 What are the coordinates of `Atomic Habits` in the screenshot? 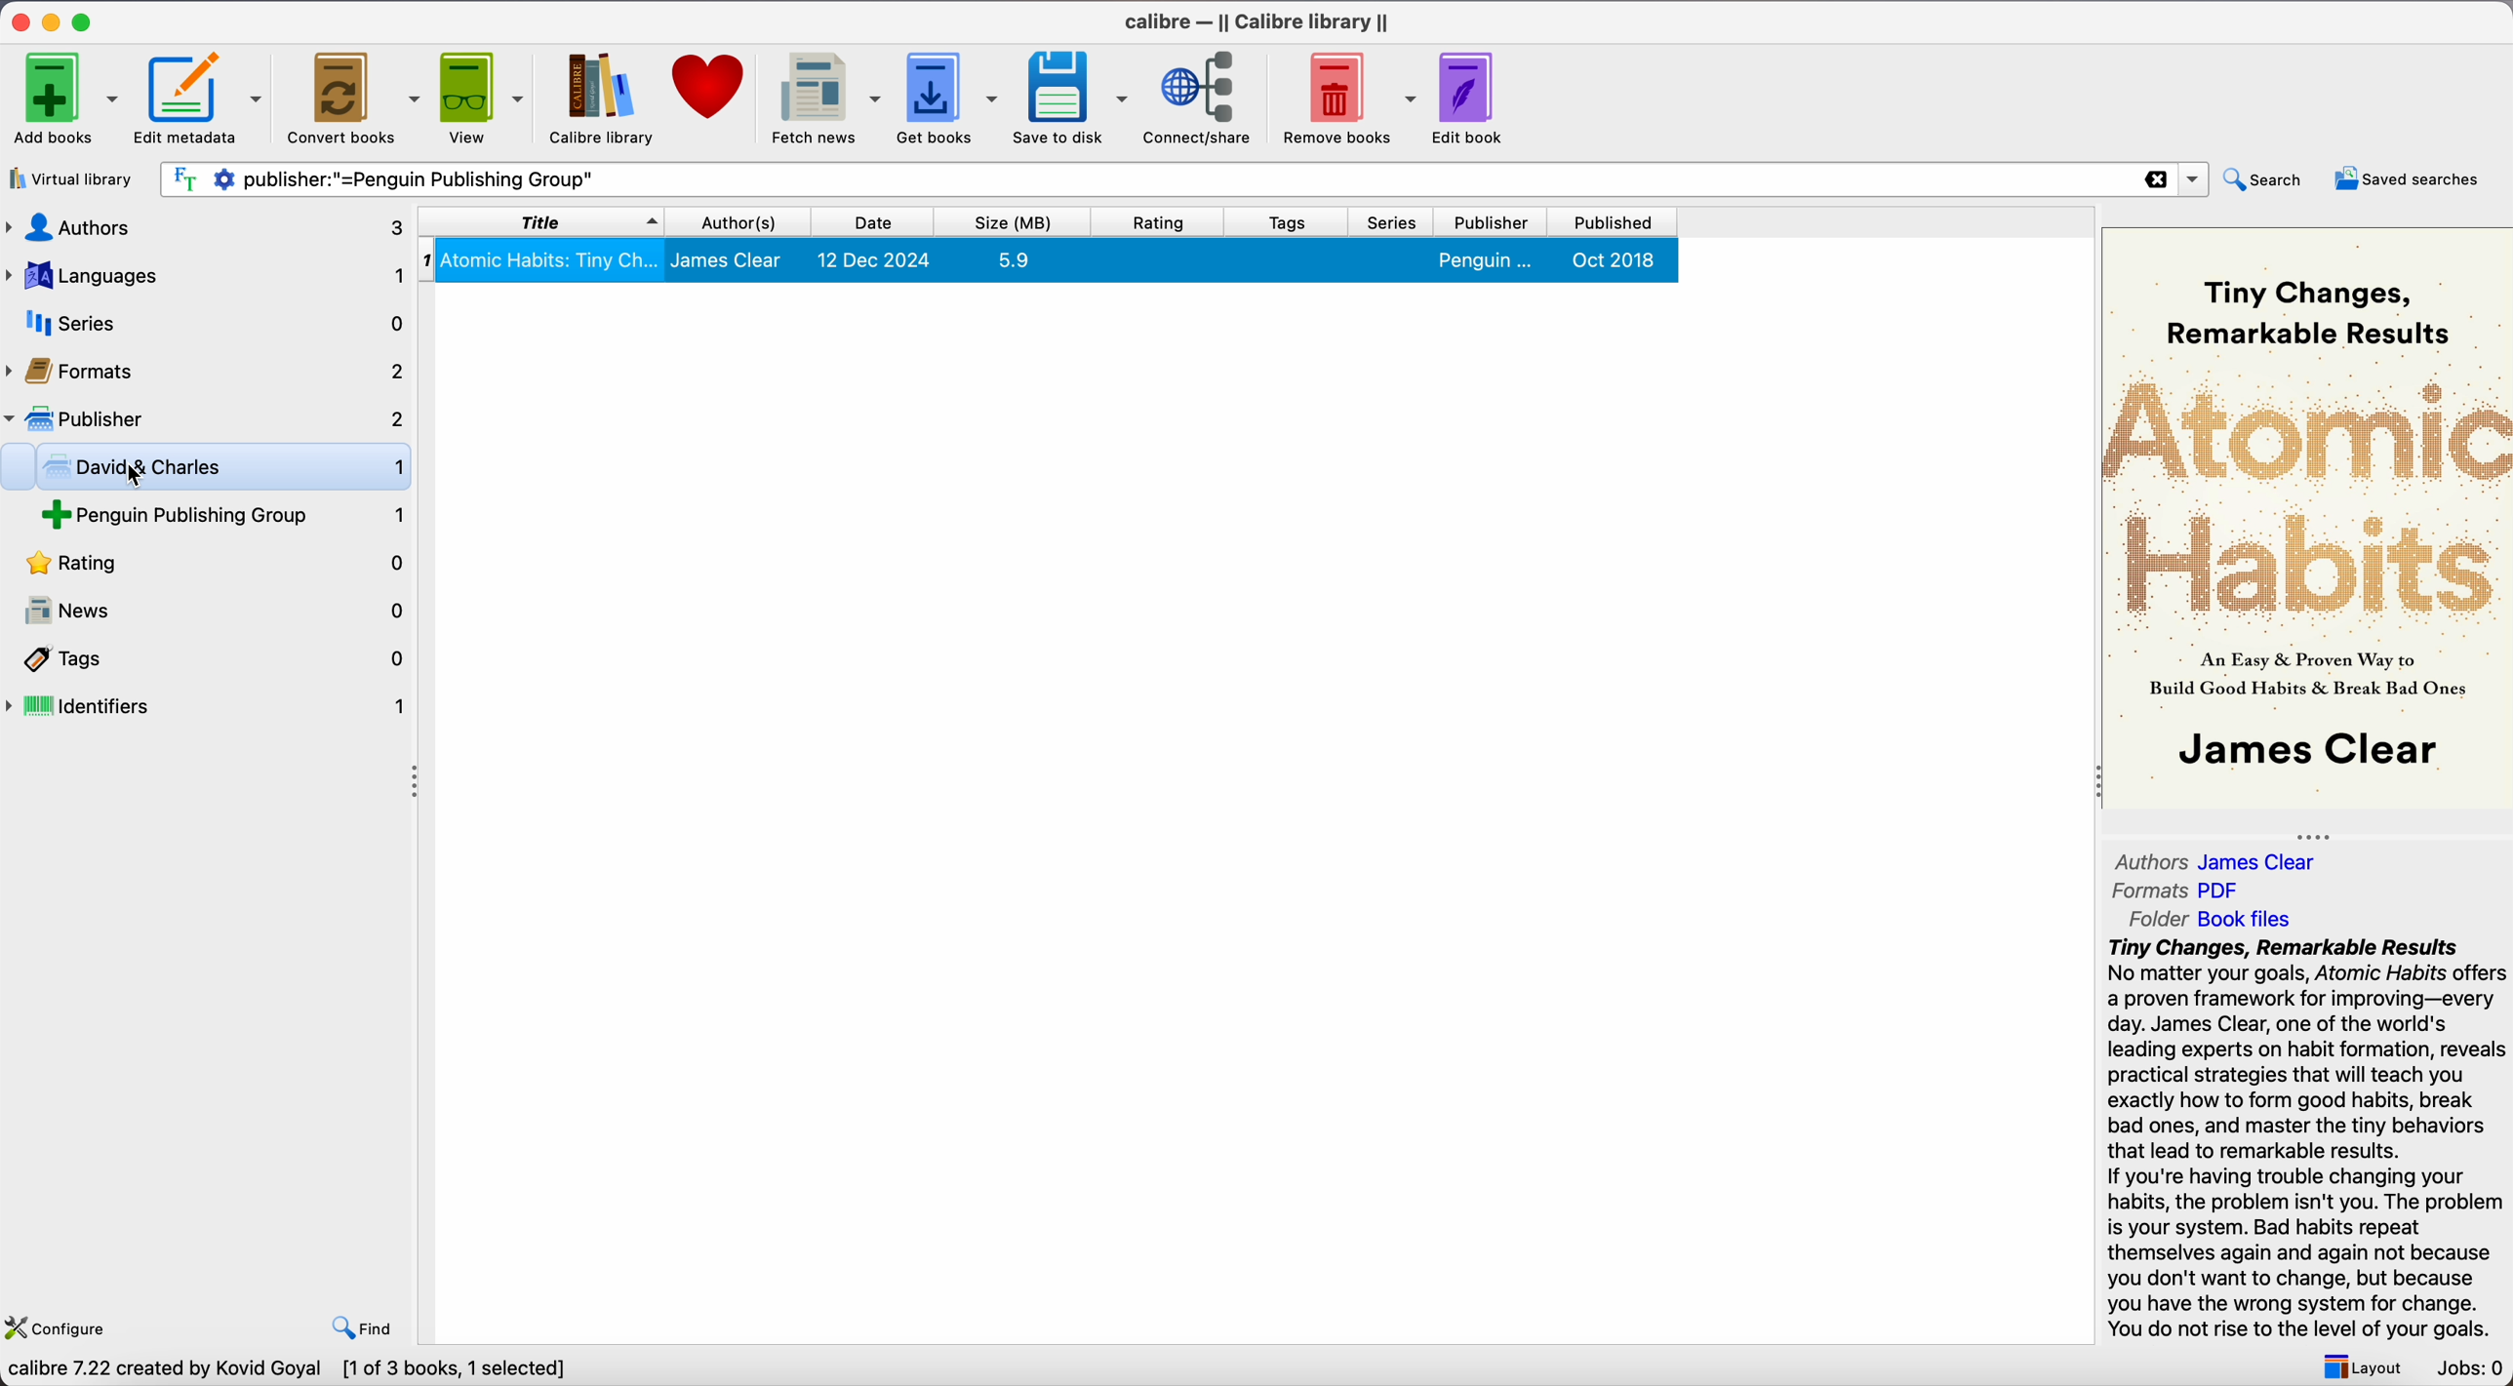 It's located at (1051, 258).